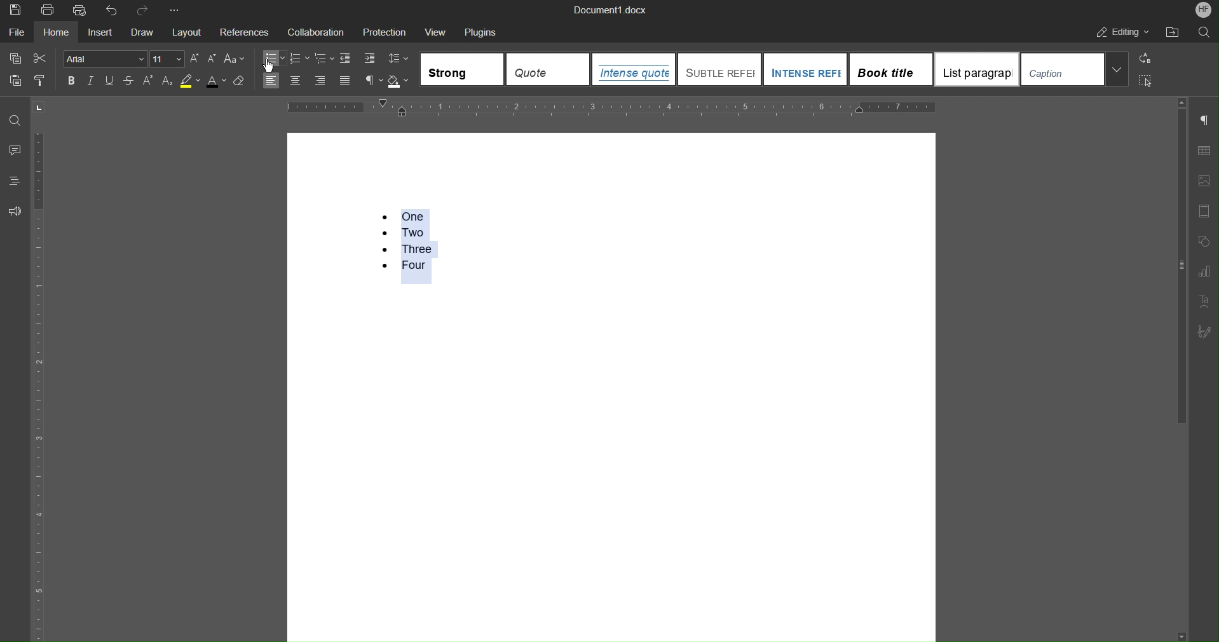 The height and width of the screenshot is (642, 1219). Describe the element at coordinates (1075, 69) in the screenshot. I see `Caption` at that location.